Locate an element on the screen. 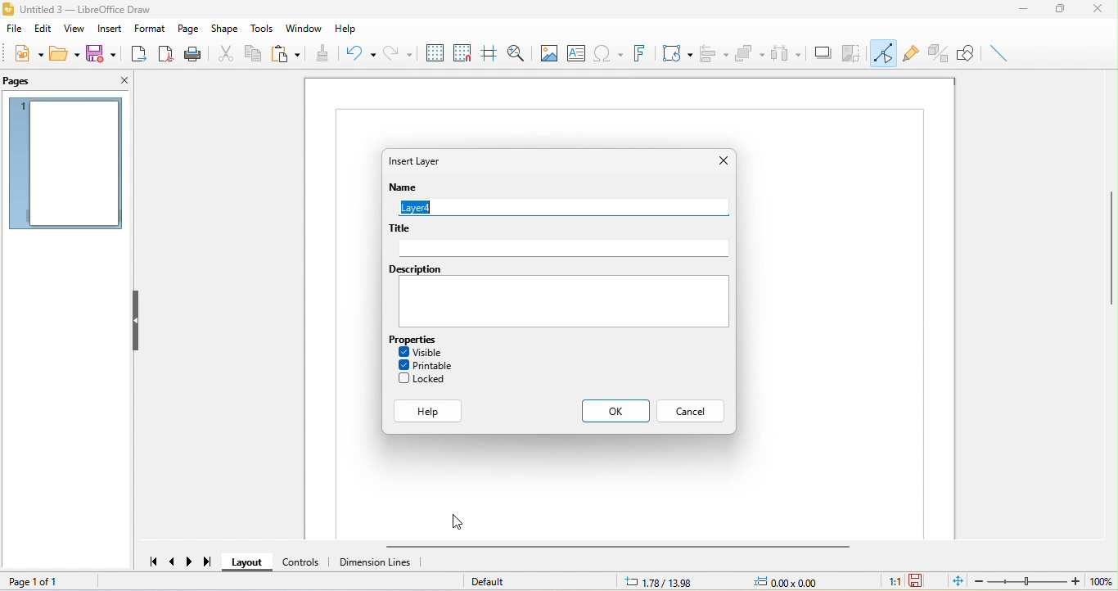 The height and width of the screenshot is (591, 1118). properties is located at coordinates (416, 339).